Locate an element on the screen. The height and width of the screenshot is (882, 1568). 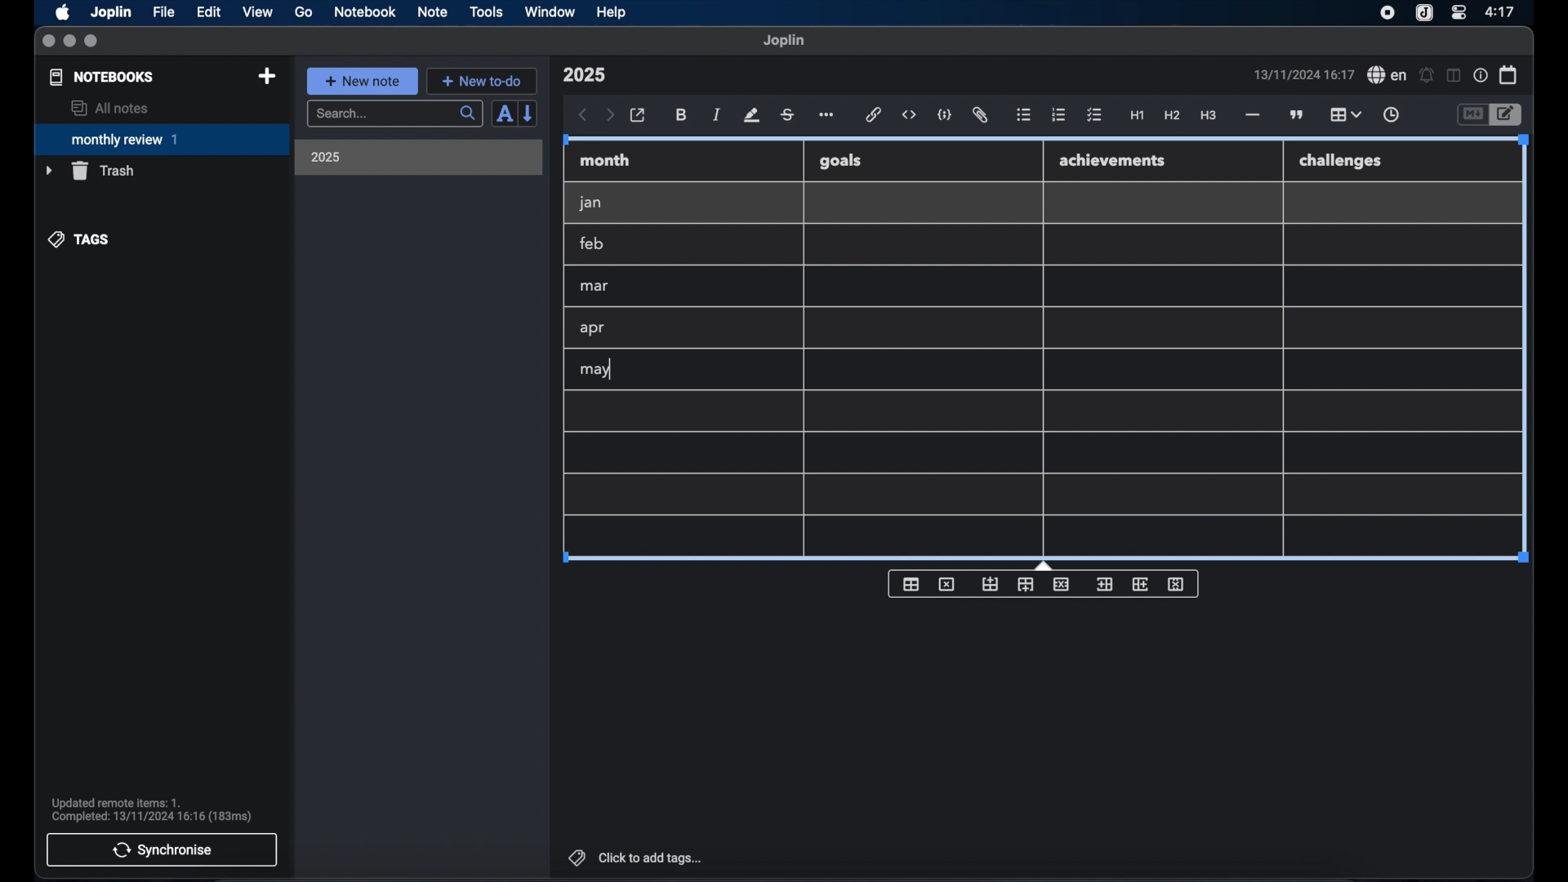
reverse sort order is located at coordinates (529, 113).